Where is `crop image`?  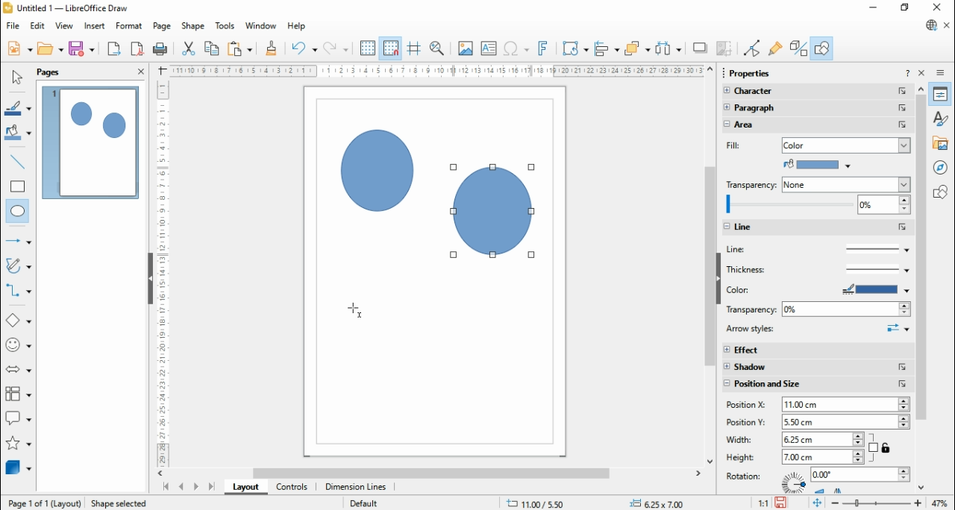
crop image is located at coordinates (726, 48).